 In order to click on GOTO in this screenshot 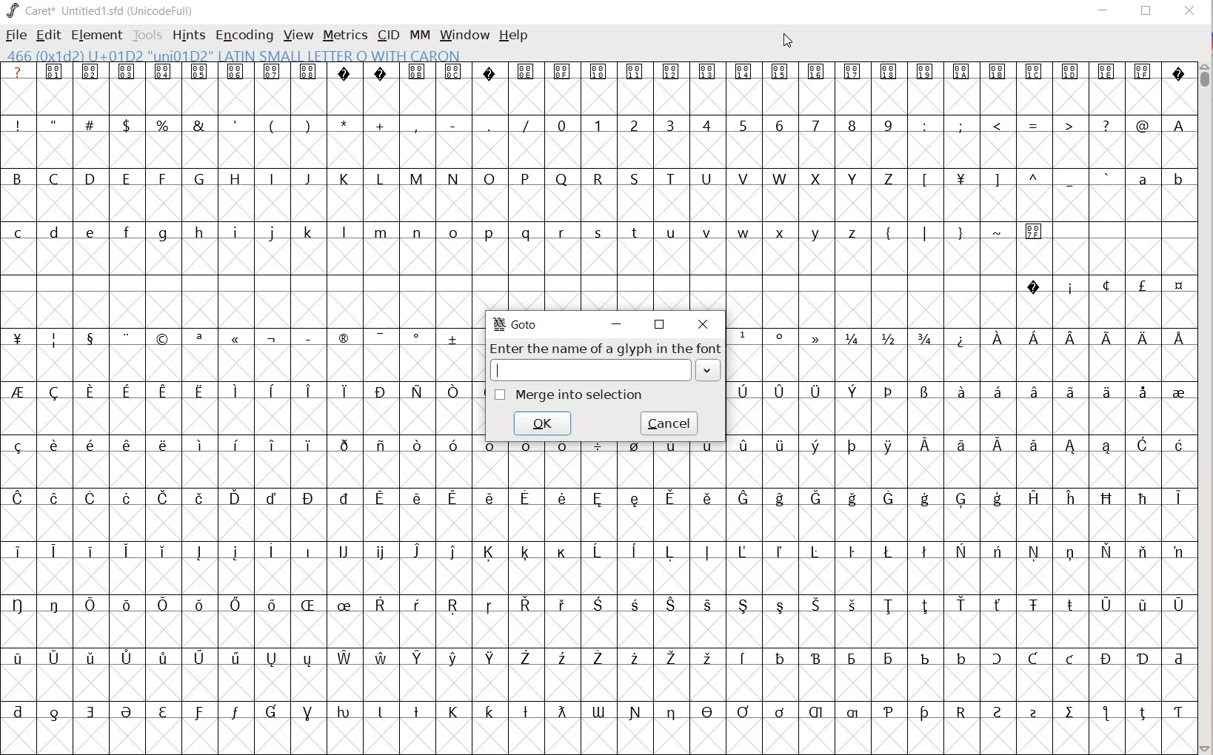, I will do `click(517, 323)`.